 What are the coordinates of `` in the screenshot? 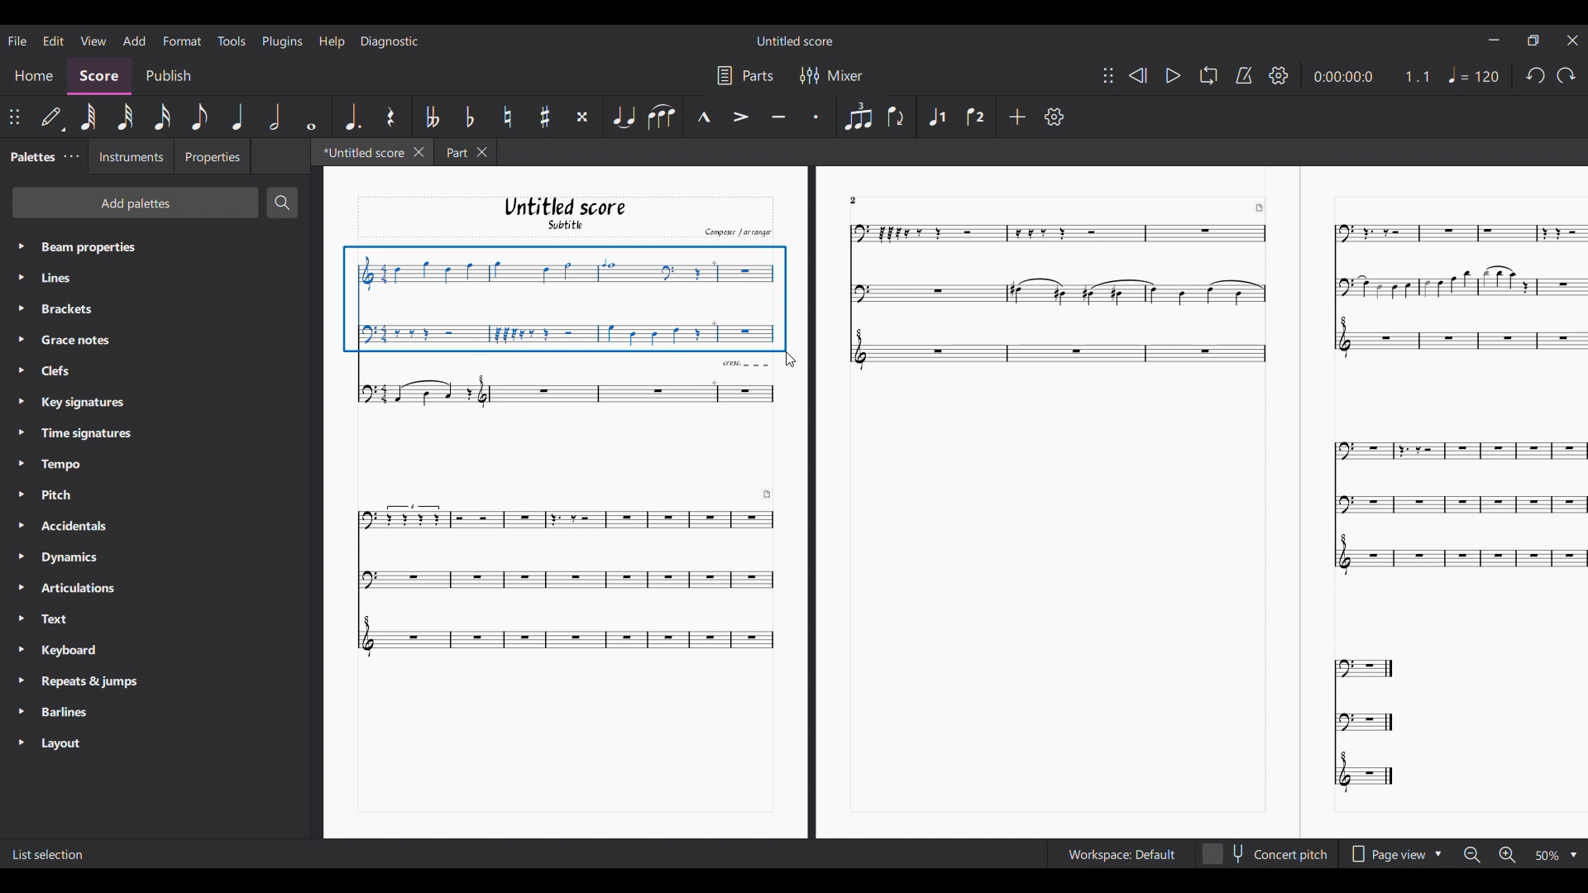 It's located at (19, 589).